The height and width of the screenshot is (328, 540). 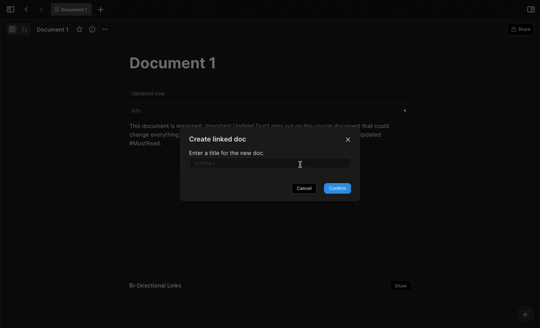 What do you see at coordinates (54, 29) in the screenshot?
I see `Document 1` at bounding box center [54, 29].